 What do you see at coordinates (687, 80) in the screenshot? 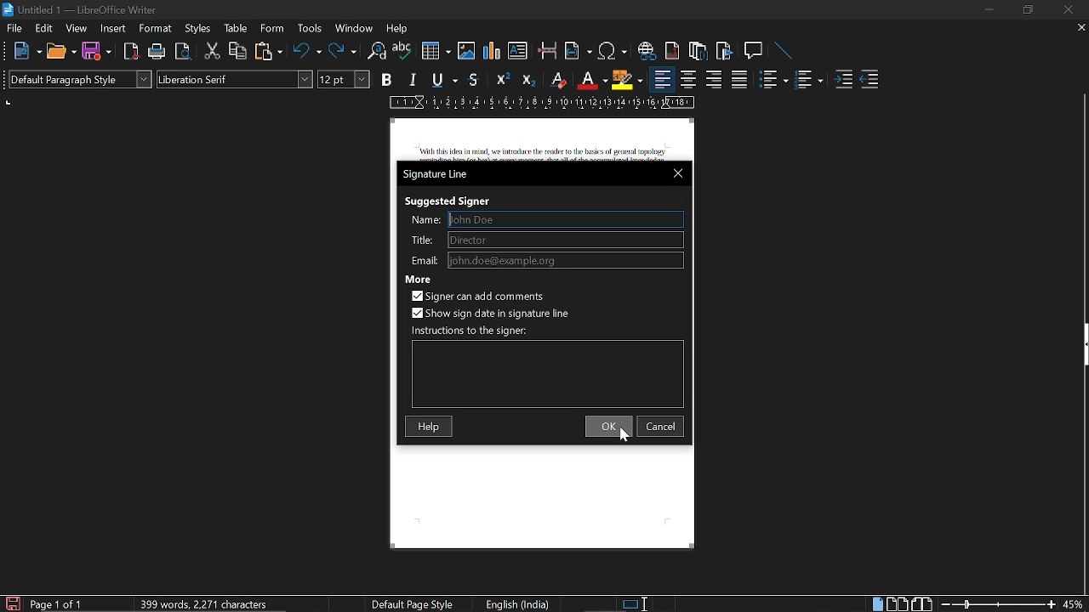
I see `center` at bounding box center [687, 80].